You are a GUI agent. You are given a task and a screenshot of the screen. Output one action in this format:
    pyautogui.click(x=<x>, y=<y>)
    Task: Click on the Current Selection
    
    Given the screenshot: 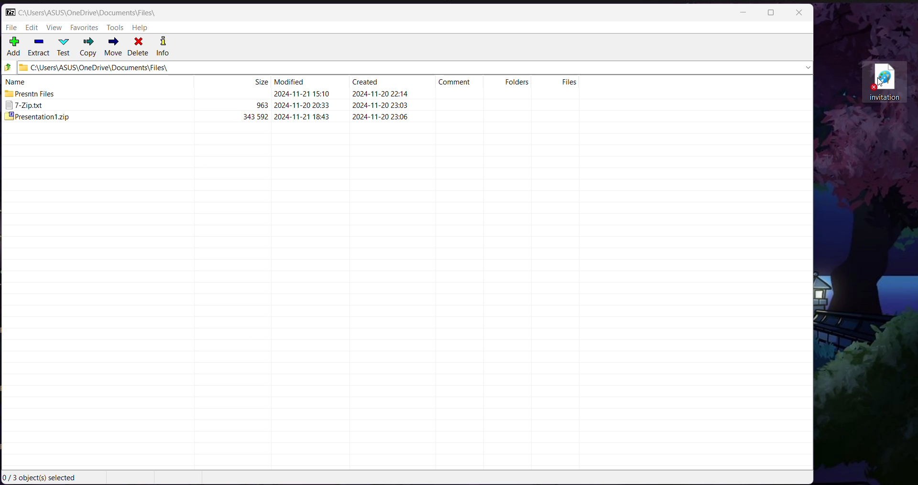 What is the action you would take?
    pyautogui.click(x=43, y=478)
    